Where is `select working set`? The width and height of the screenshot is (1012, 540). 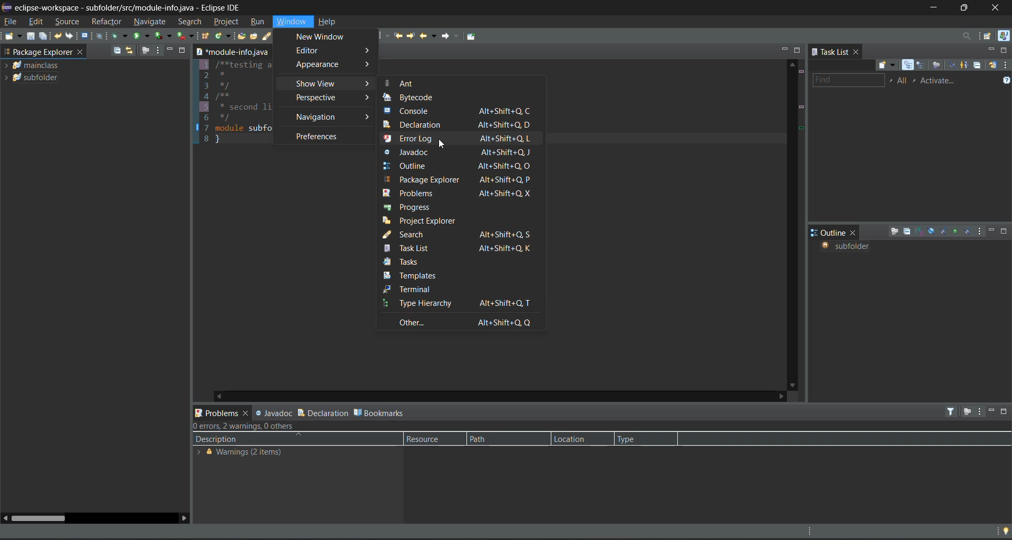 select working set is located at coordinates (892, 82).